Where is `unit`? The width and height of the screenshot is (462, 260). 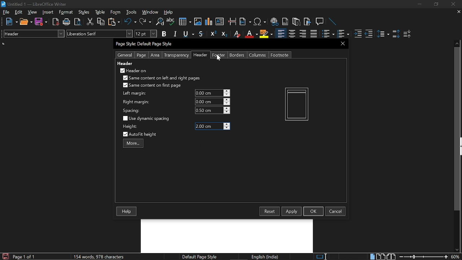 unit is located at coordinates (4, 43).